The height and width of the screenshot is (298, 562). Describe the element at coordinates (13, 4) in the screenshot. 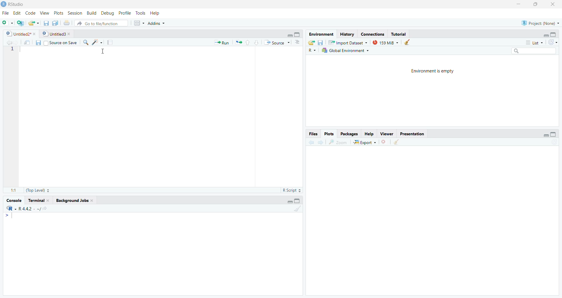

I see `RStudio` at that location.